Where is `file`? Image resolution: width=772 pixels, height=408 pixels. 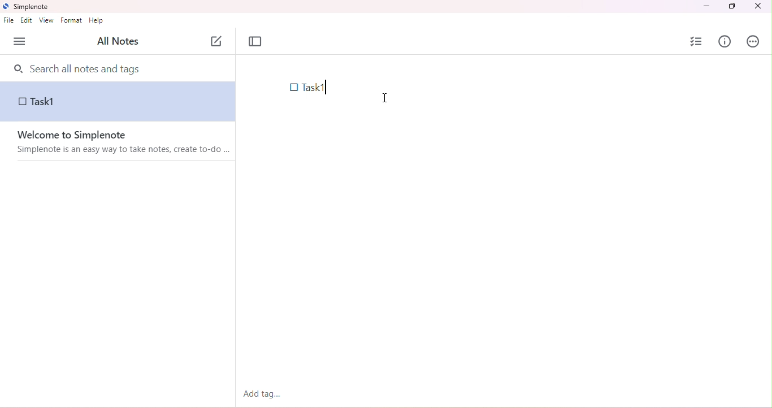 file is located at coordinates (8, 21).